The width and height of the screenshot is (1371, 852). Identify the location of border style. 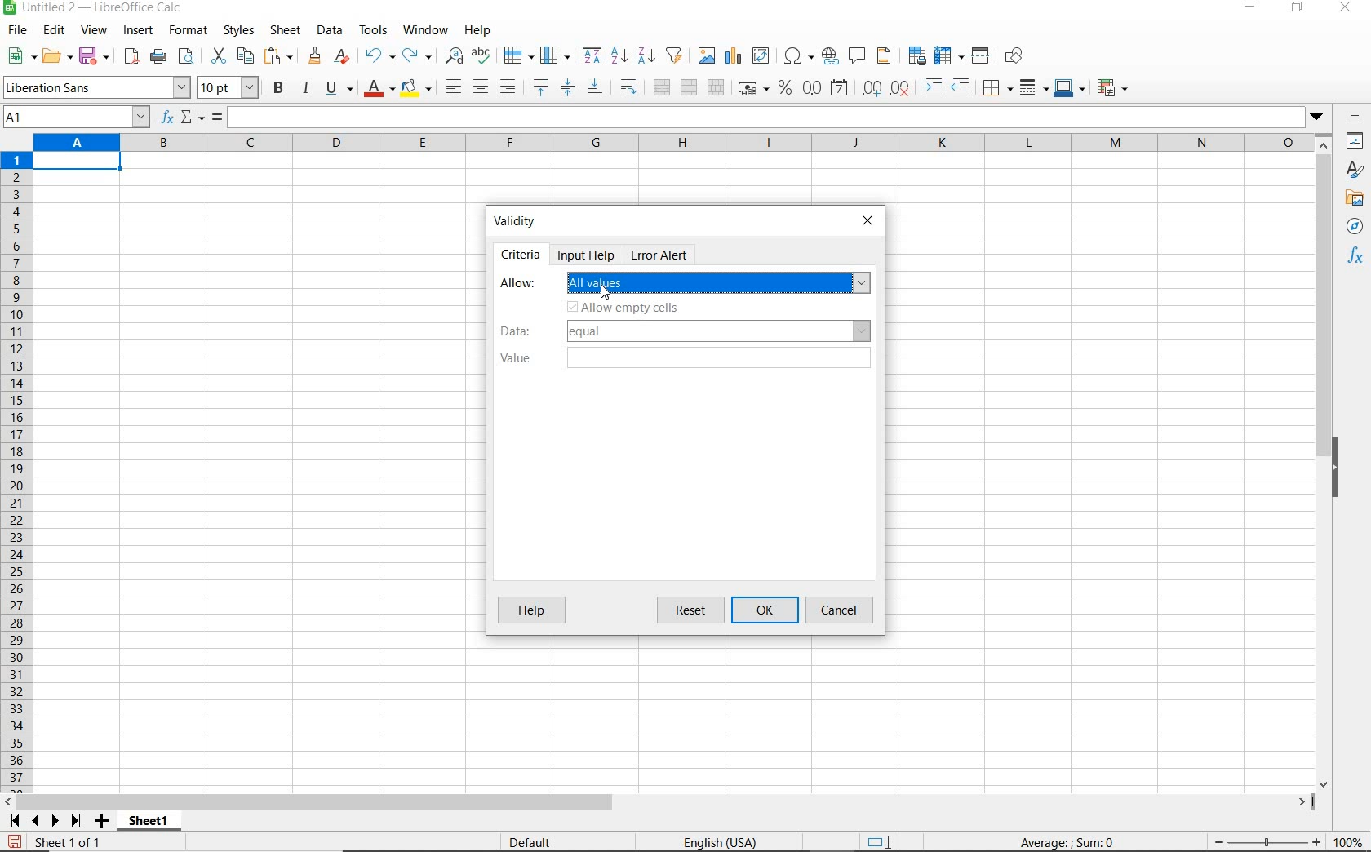
(1035, 87).